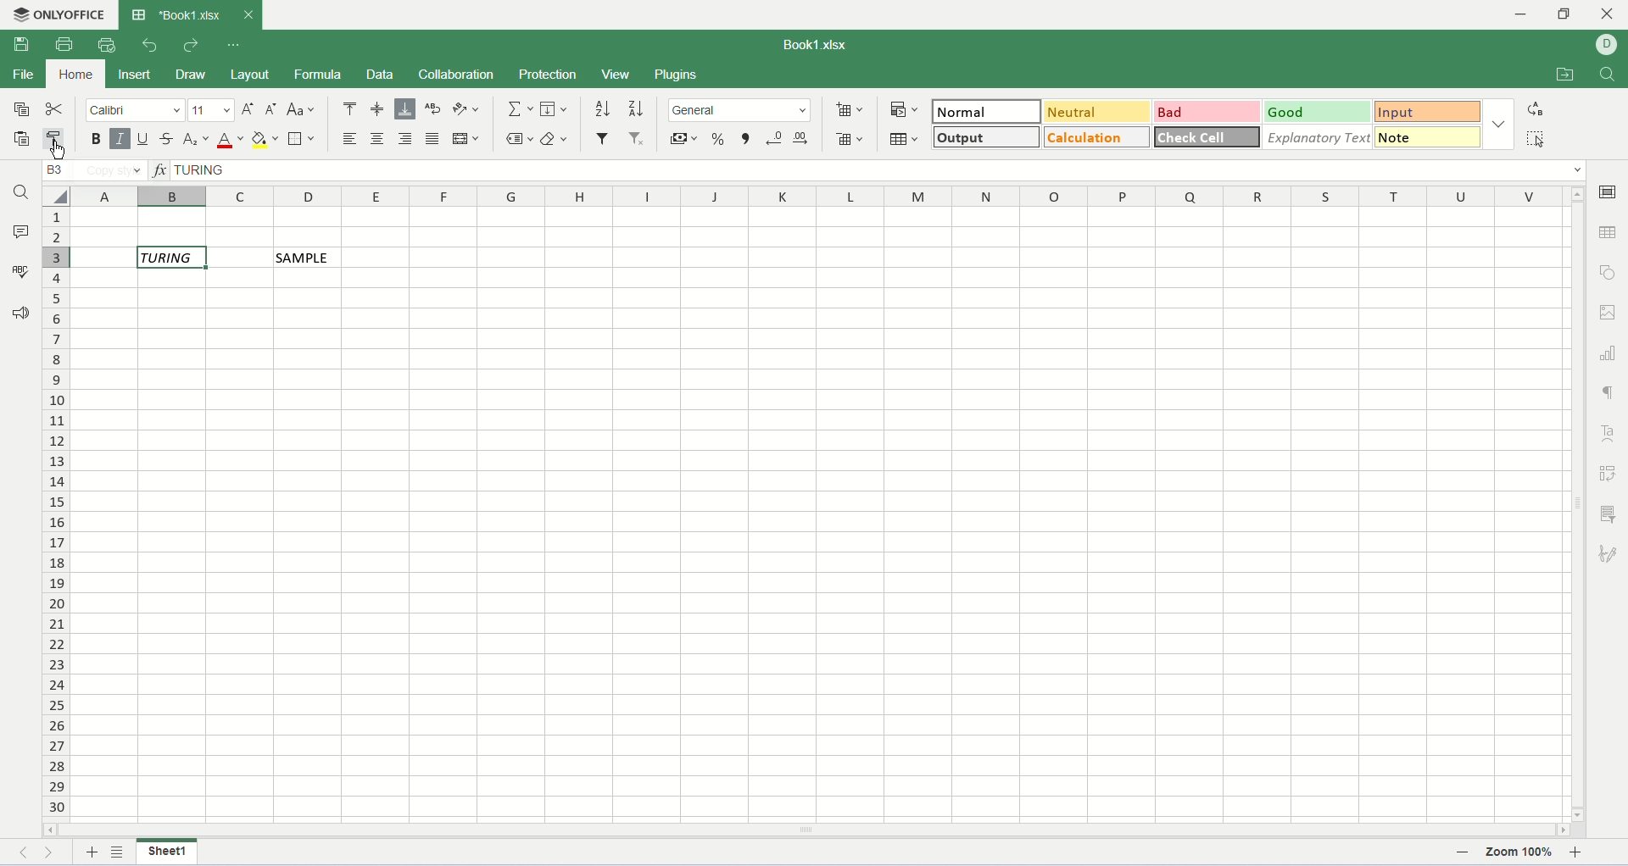 This screenshot has height=866, width=1628. Describe the element at coordinates (23, 74) in the screenshot. I see `file` at that location.